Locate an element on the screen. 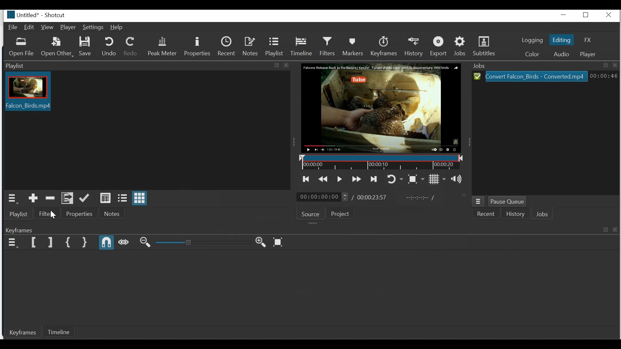  Project is located at coordinates (342, 214).